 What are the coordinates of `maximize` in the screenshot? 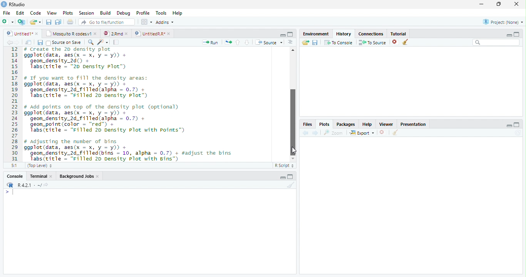 It's located at (291, 177).